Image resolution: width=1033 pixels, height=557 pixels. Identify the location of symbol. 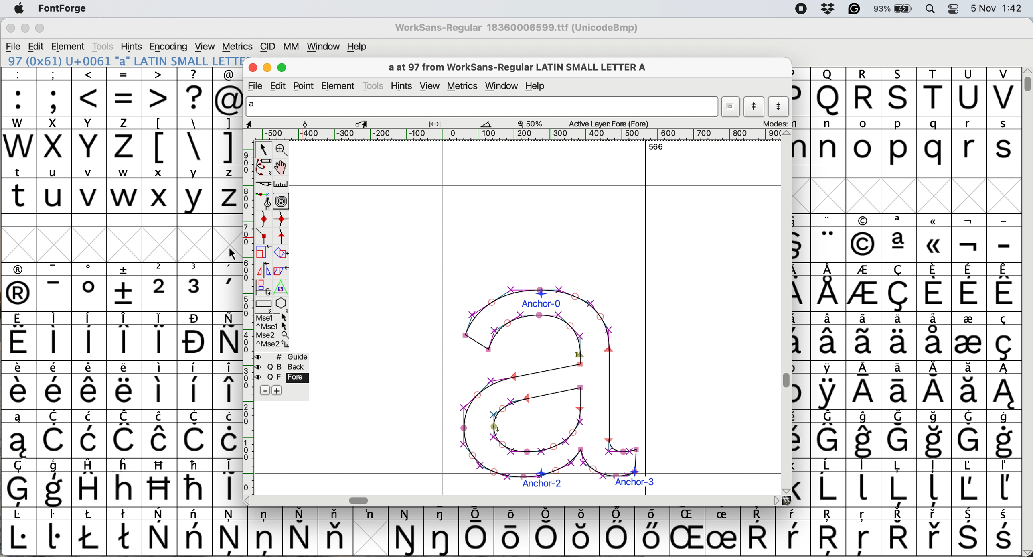
(230, 531).